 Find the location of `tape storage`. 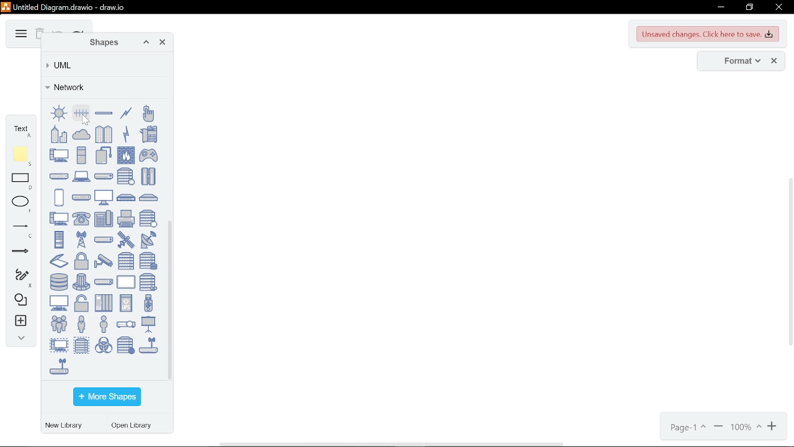

tape storage is located at coordinates (148, 282).